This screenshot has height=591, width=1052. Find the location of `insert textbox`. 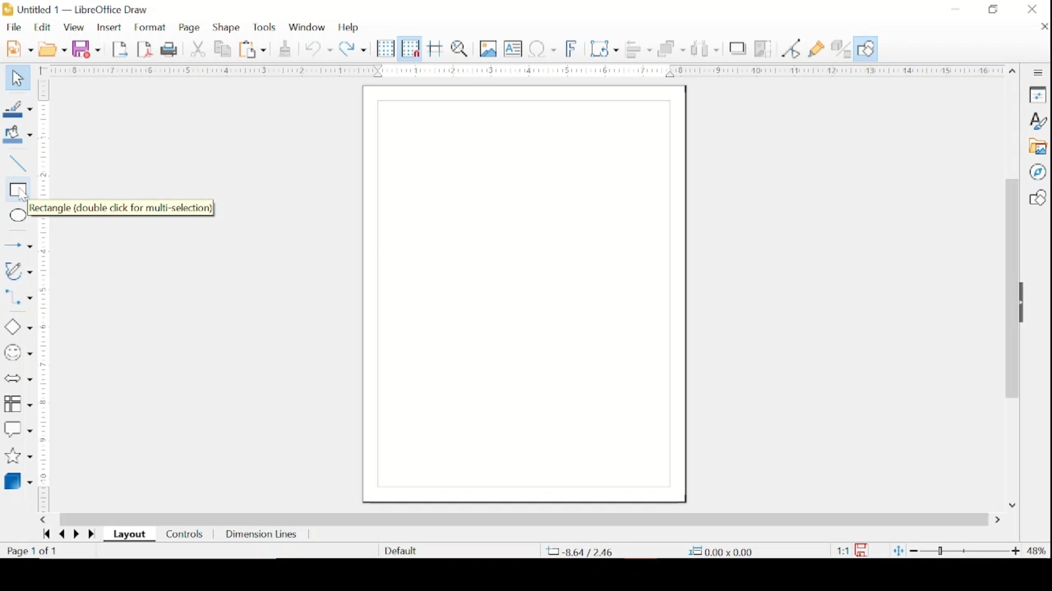

insert textbox is located at coordinates (513, 49).